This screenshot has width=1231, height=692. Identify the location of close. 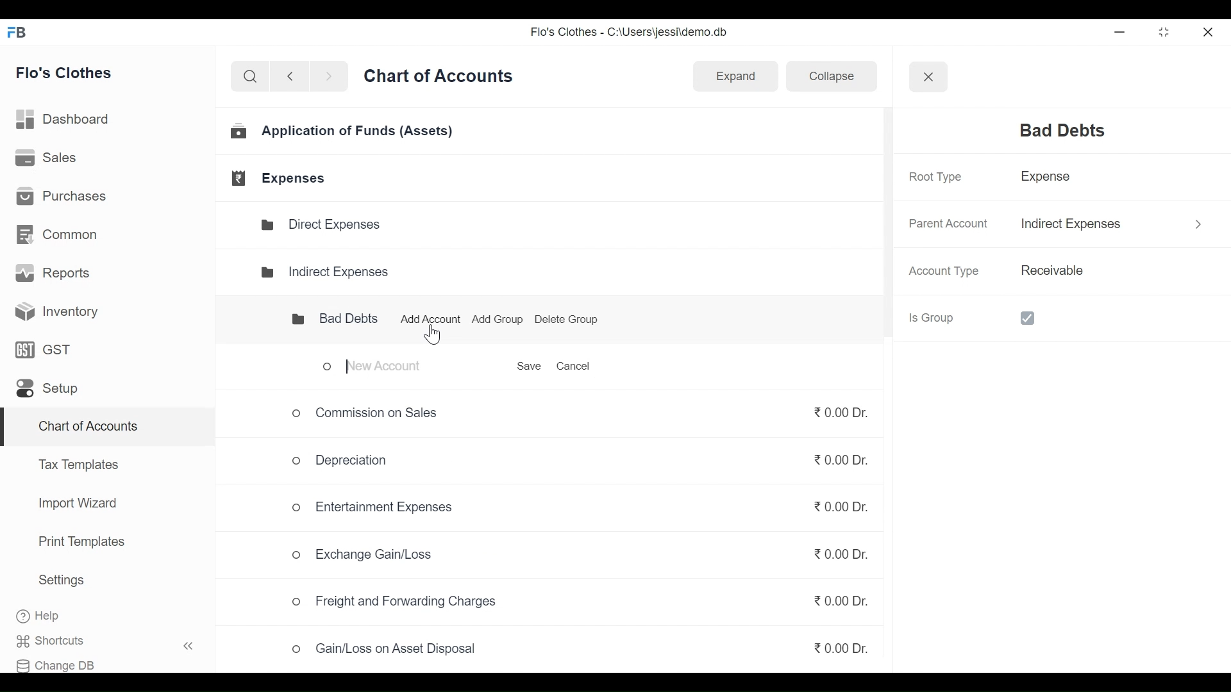
(1209, 30).